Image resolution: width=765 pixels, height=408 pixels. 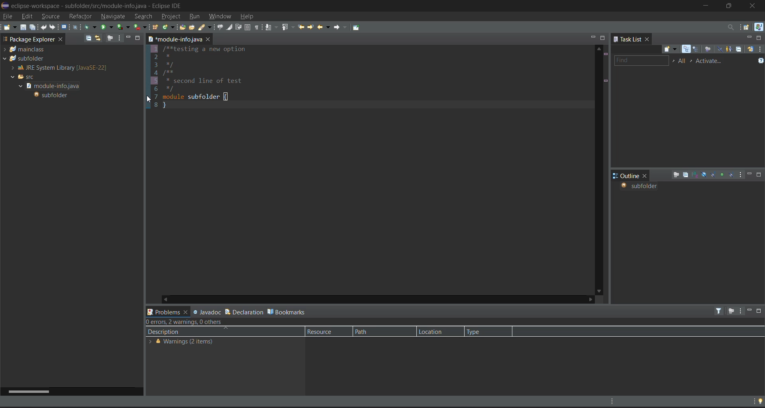 I want to click on run, so click(x=196, y=17).